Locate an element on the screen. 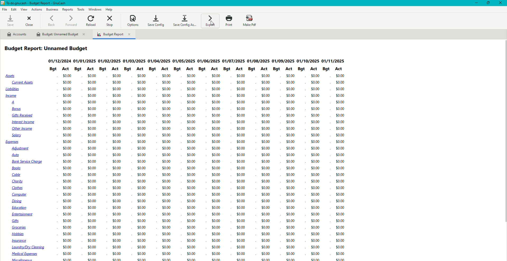 Image resolution: width=507 pixels, height=261 pixels. $0.00 is located at coordinates (165, 228).